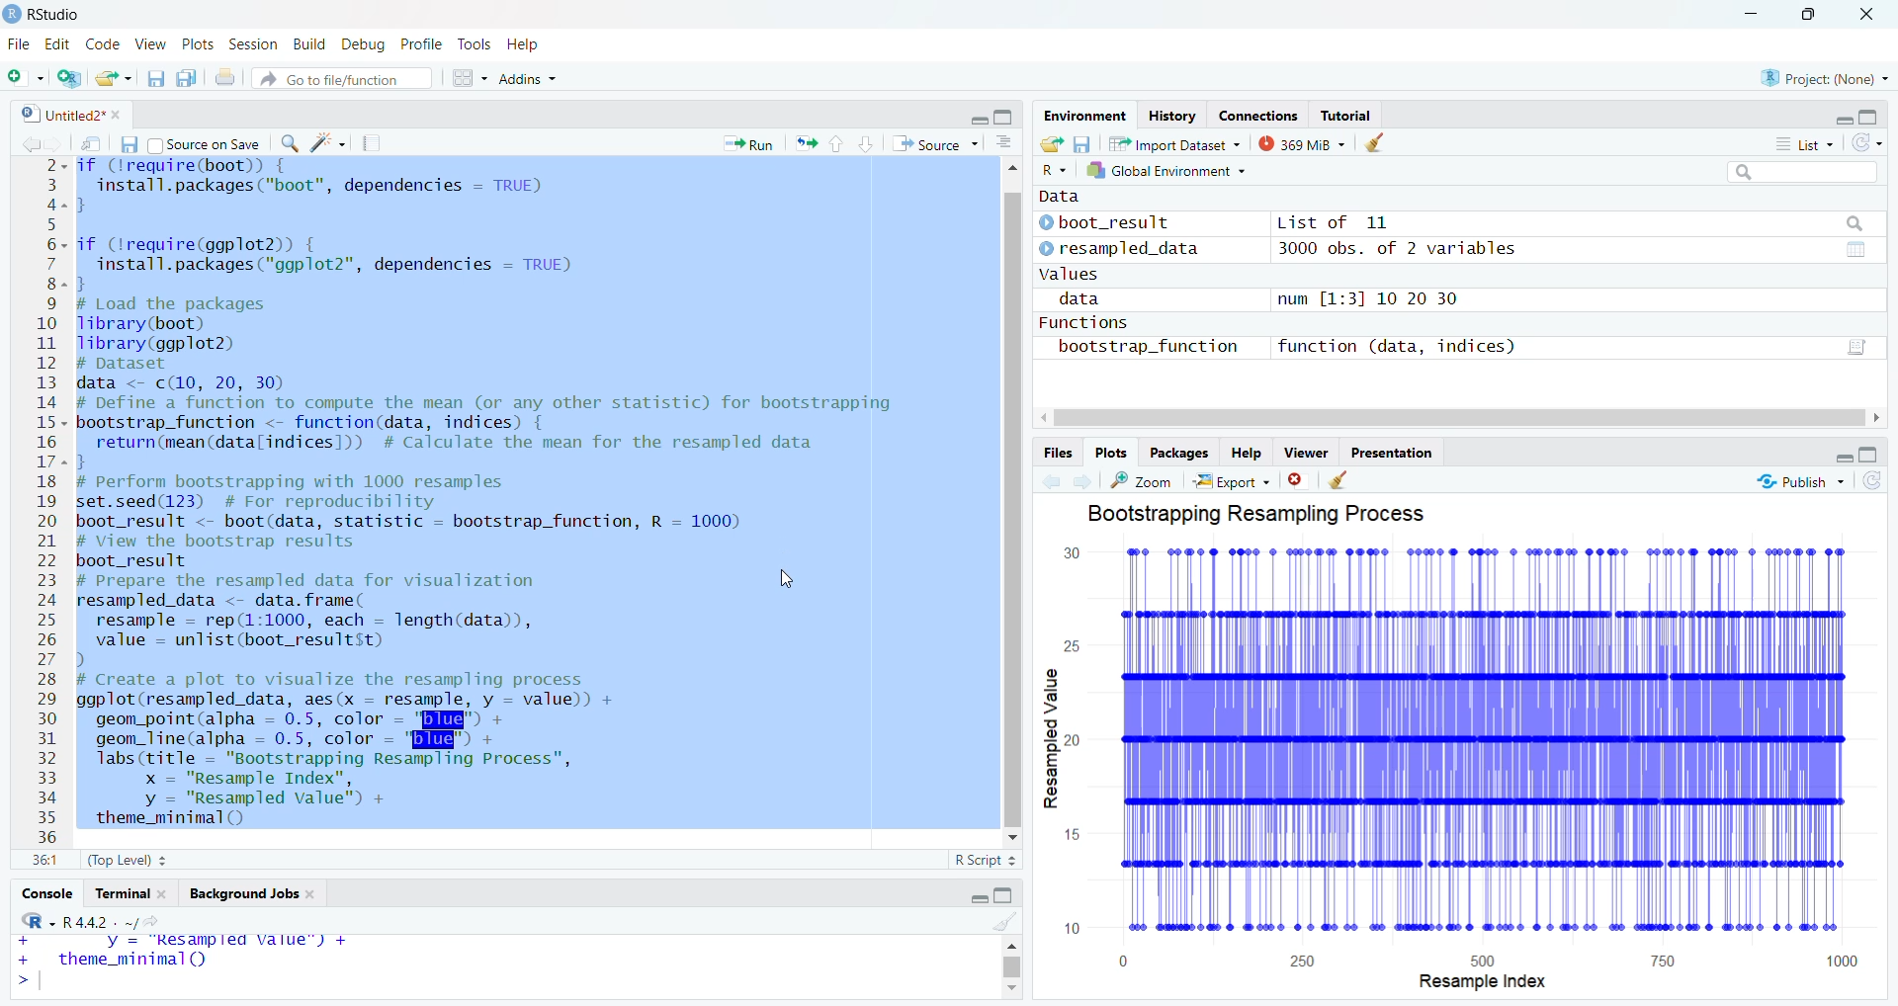 The image size is (1898, 1006). I want to click on install.packages ("boot", dependencies = TRUE)
}
if (lrequire(ggplot2)) {
install.packages("ggplot2", dependencies = TRUE)
3
# Load the packages
Tibrary(boot)
Tibrary(ggplot2)
# Dataset
data <- c(10, 20, 30)
# Define a function to compute the mean (or any other statistic) for bootstrapping
bootstrap_function <- function(data, indices) {
return(mean(datalindices])) # Calculate the mean for the resampled data
3
# perform bootstrapping with 1000 resamples
set.seed(123) # For reproducibility
boot_result <- boot(data, statistic = bootstrap_function, R = 1000)
# View the bootstrap results
boot_result
# Prepare the resampled data for visualization
resampled_data <- data. frame(
resample = rep(1:1000, each = Tlength(data)),
value = unlist(boot_resultst)
)
# Create a plot to visualize the resampling process
ggplot(resampled_data, aes(x = resample, y = value)) +
geom_point(alpha = 0.5, color =" |") +
geom_line(alpha = 0.5, color = " I") +
Tabs(title = "Bootstrapping Resampling Process",
x = "Resample Index",
y = "Resampled value") + 1
theme_minimal (), so click(532, 492).